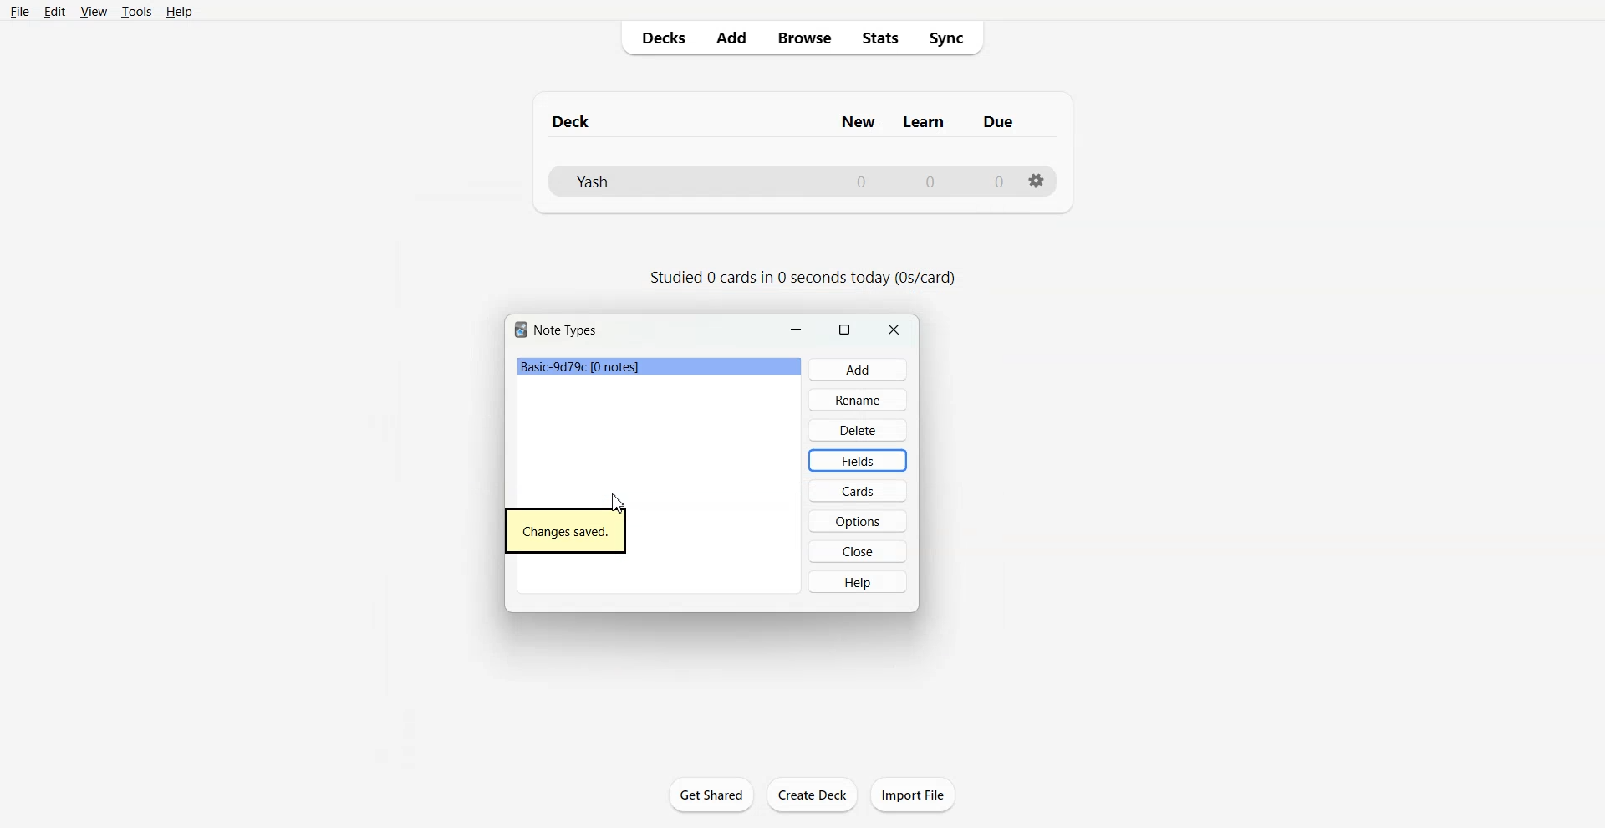 This screenshot has height=828, width=1605. Describe the element at coordinates (54, 12) in the screenshot. I see `Edit` at that location.